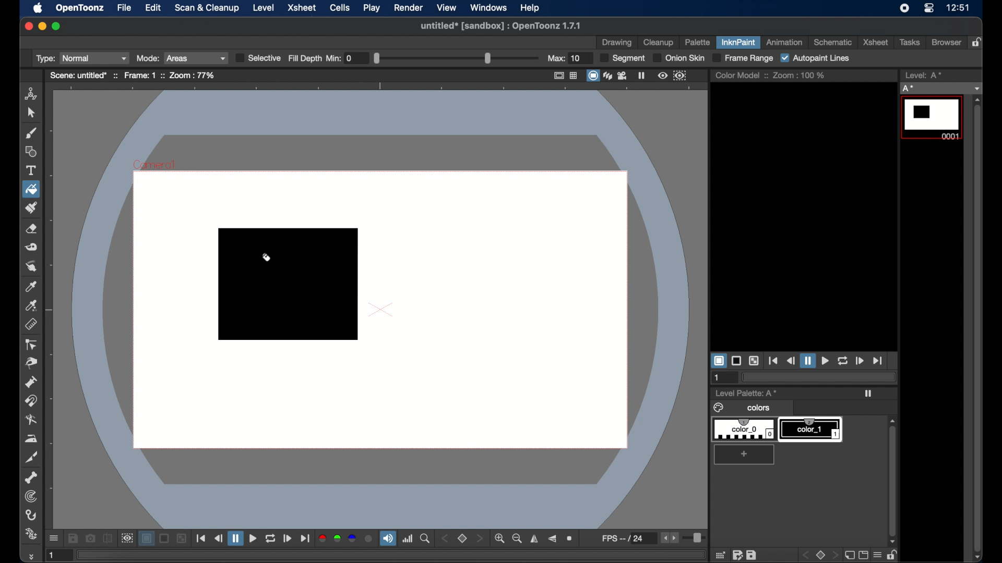  I want to click on menu, so click(877, 555).